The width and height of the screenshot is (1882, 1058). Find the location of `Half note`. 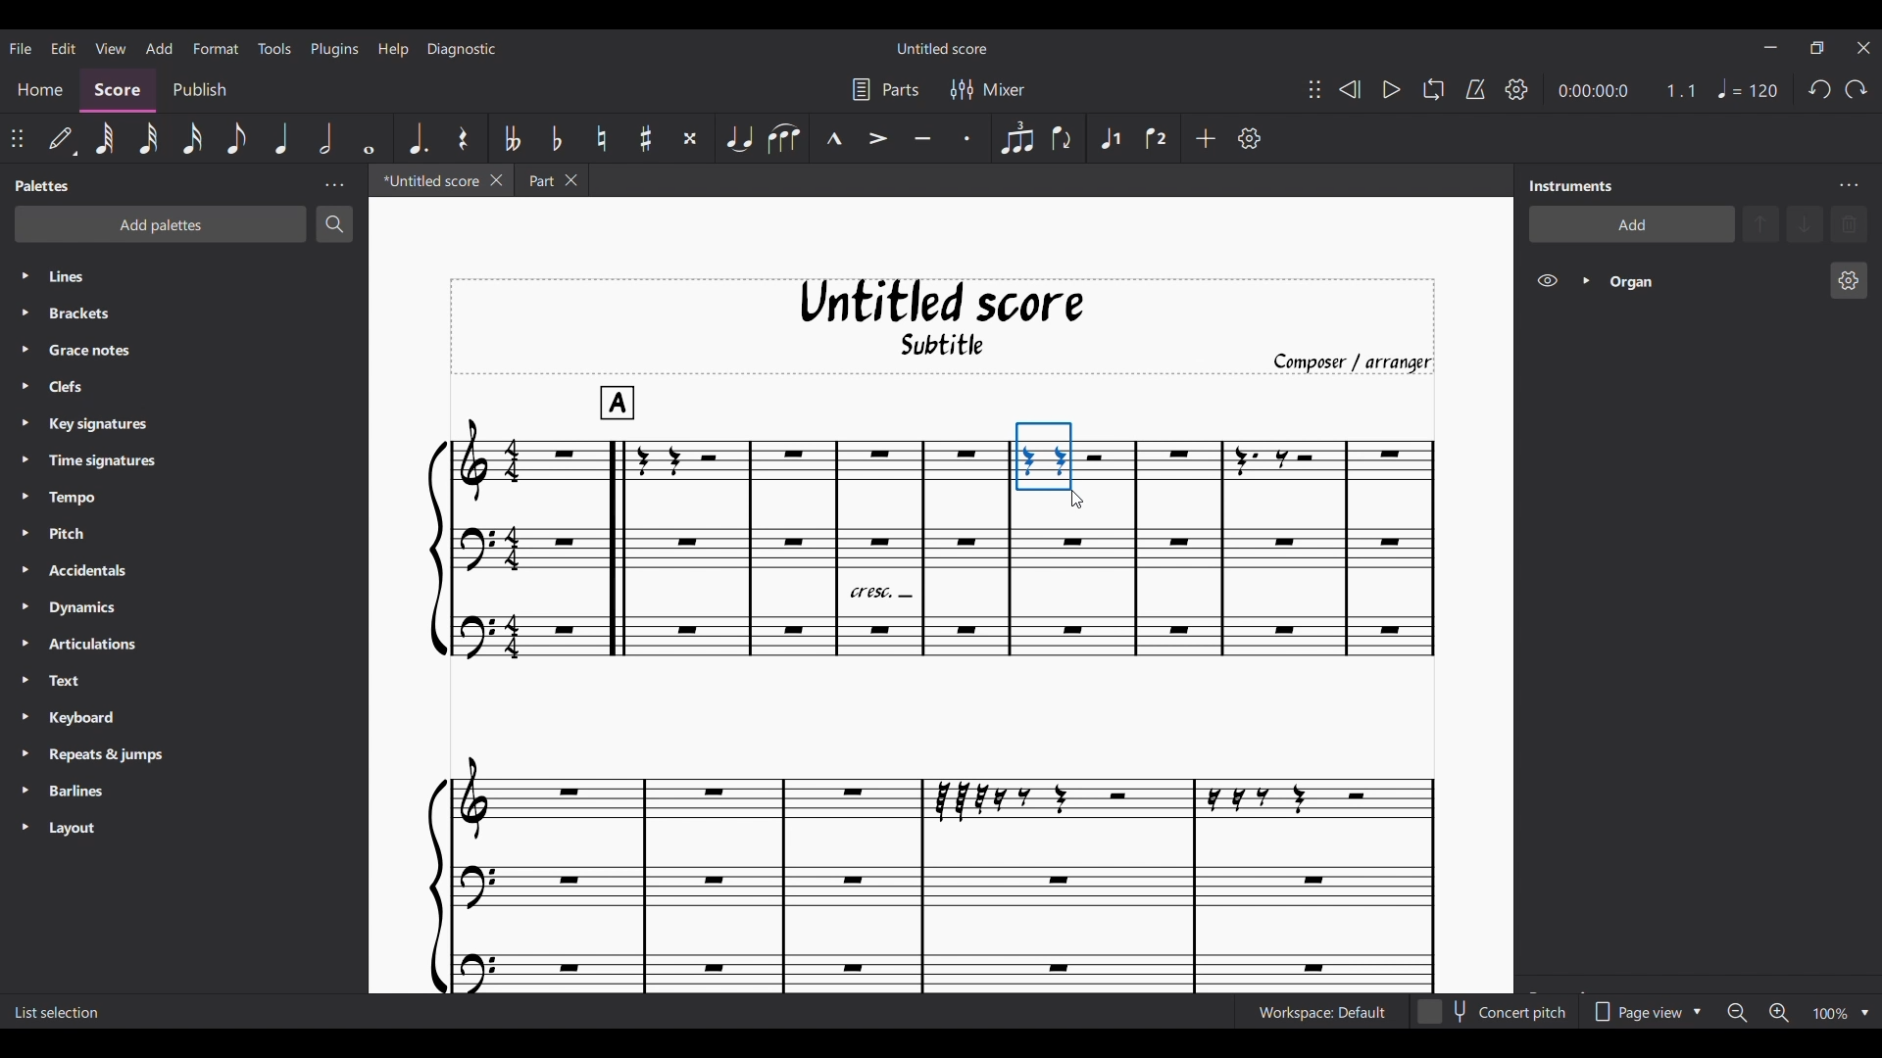

Half note is located at coordinates (324, 137).